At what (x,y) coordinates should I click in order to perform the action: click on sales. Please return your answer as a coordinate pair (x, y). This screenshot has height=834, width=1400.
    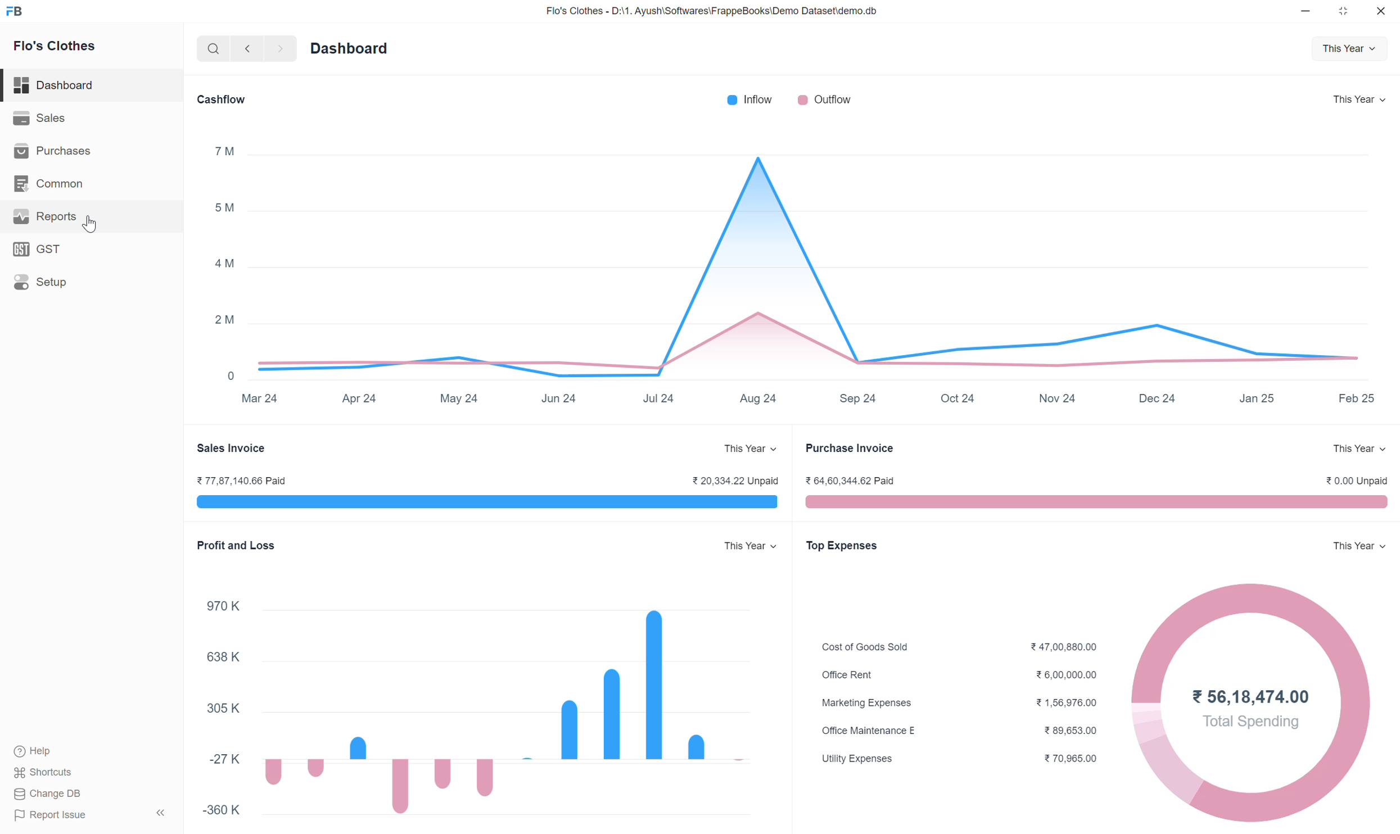
    Looking at the image, I should click on (38, 117).